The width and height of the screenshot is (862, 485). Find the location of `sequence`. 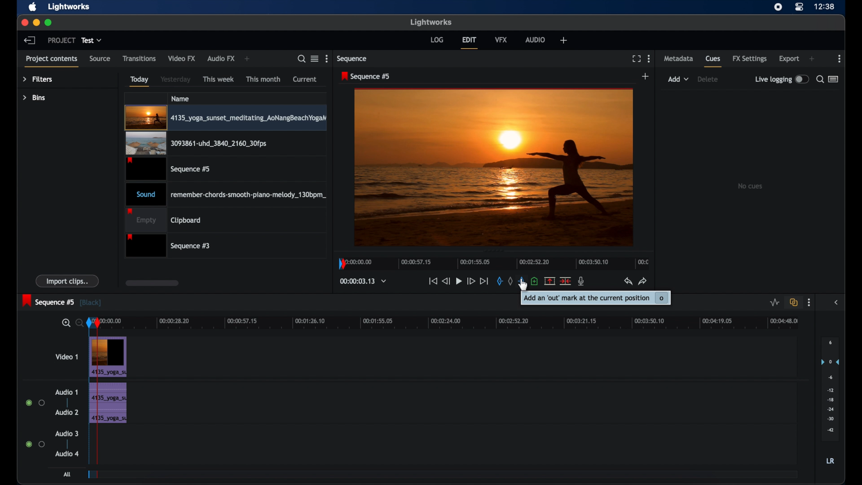

sequence is located at coordinates (62, 300).